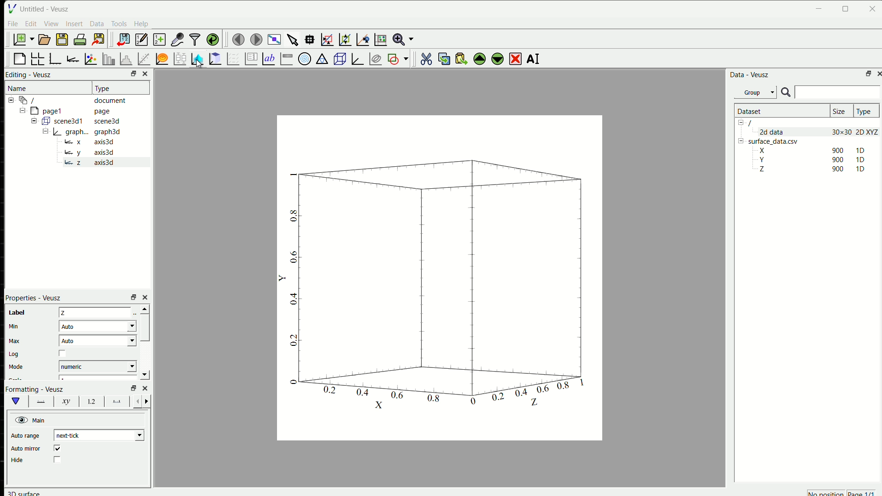  What do you see at coordinates (99, 39) in the screenshot?
I see `export to graphics formats` at bounding box center [99, 39].